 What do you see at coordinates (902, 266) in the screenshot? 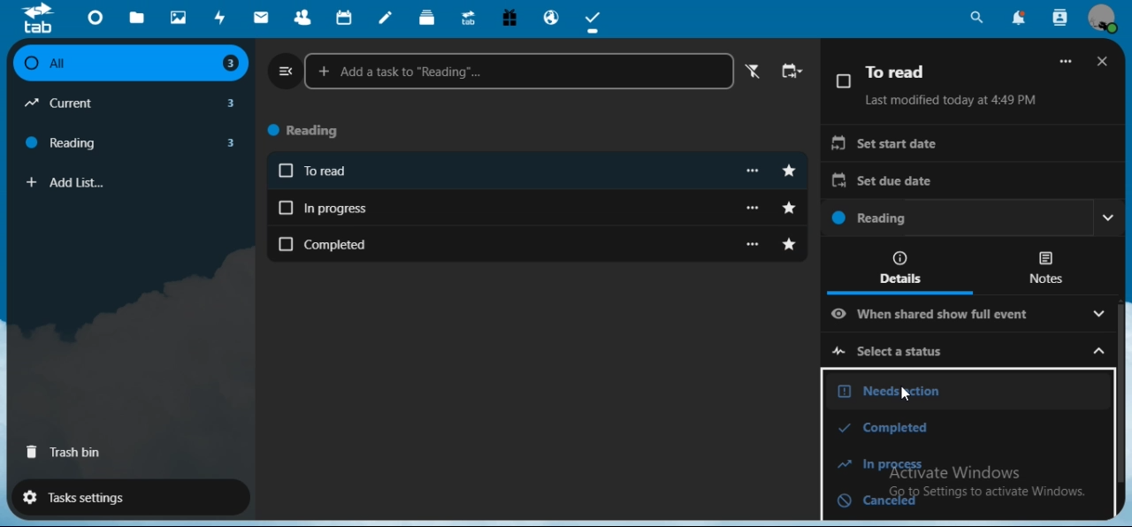
I see `details` at bounding box center [902, 266].